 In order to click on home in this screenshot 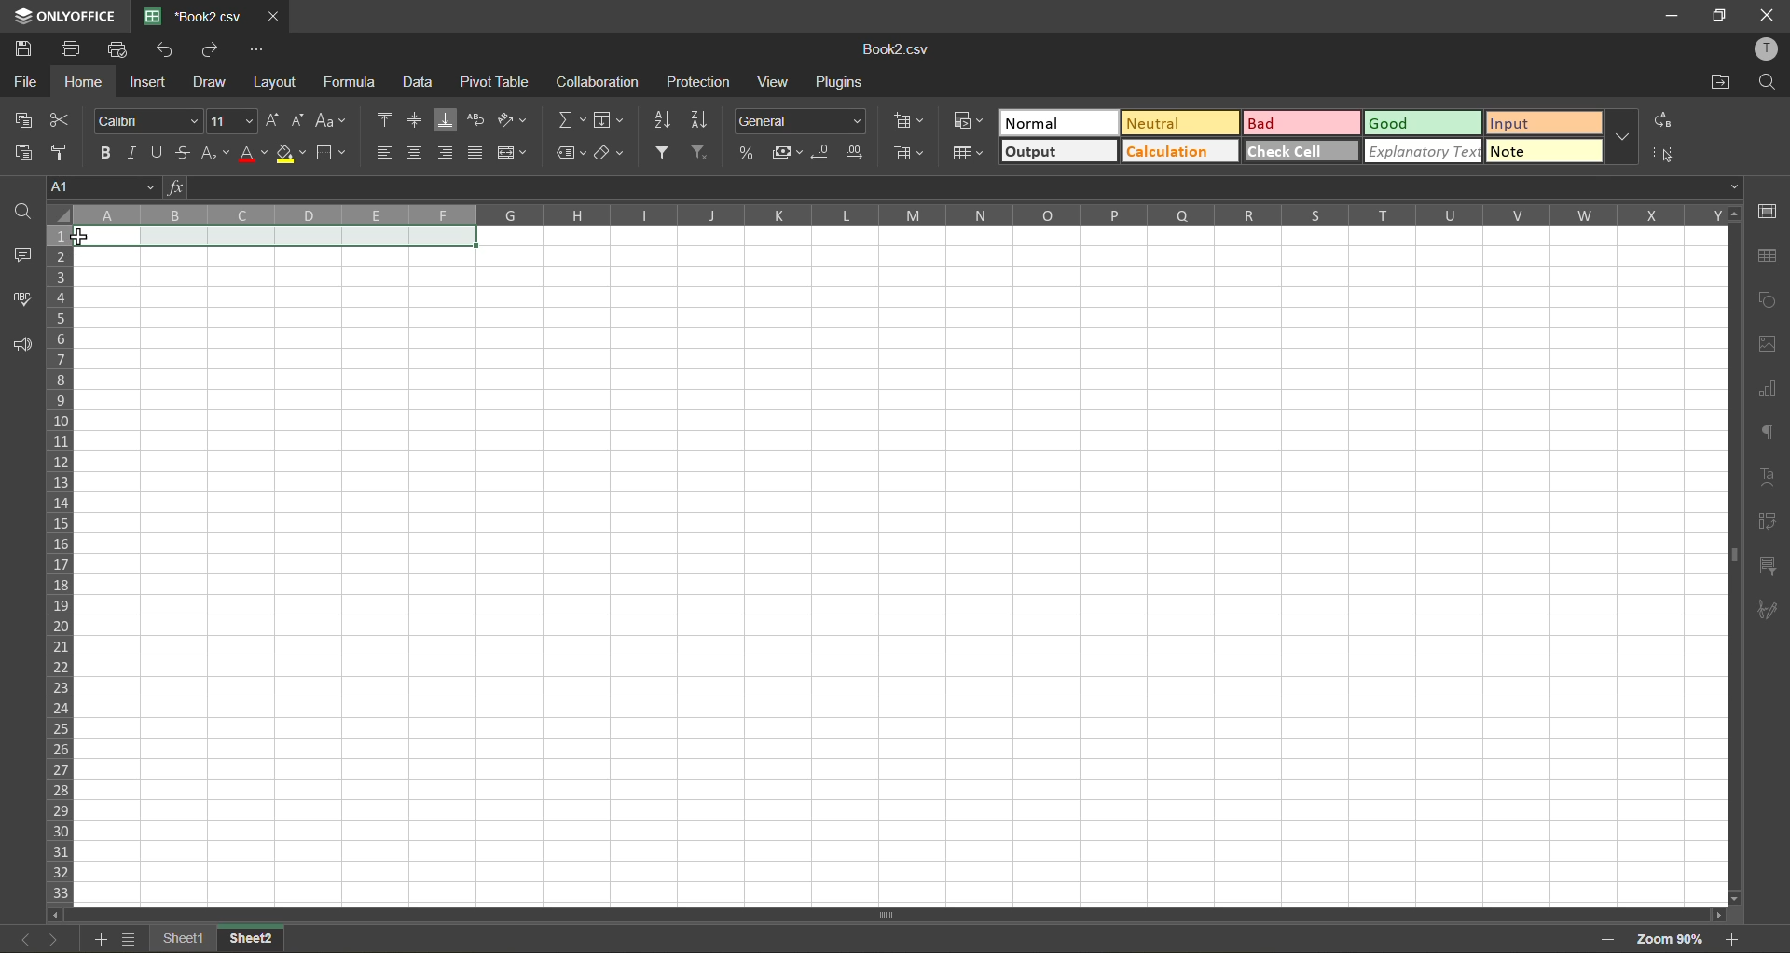, I will do `click(79, 81)`.